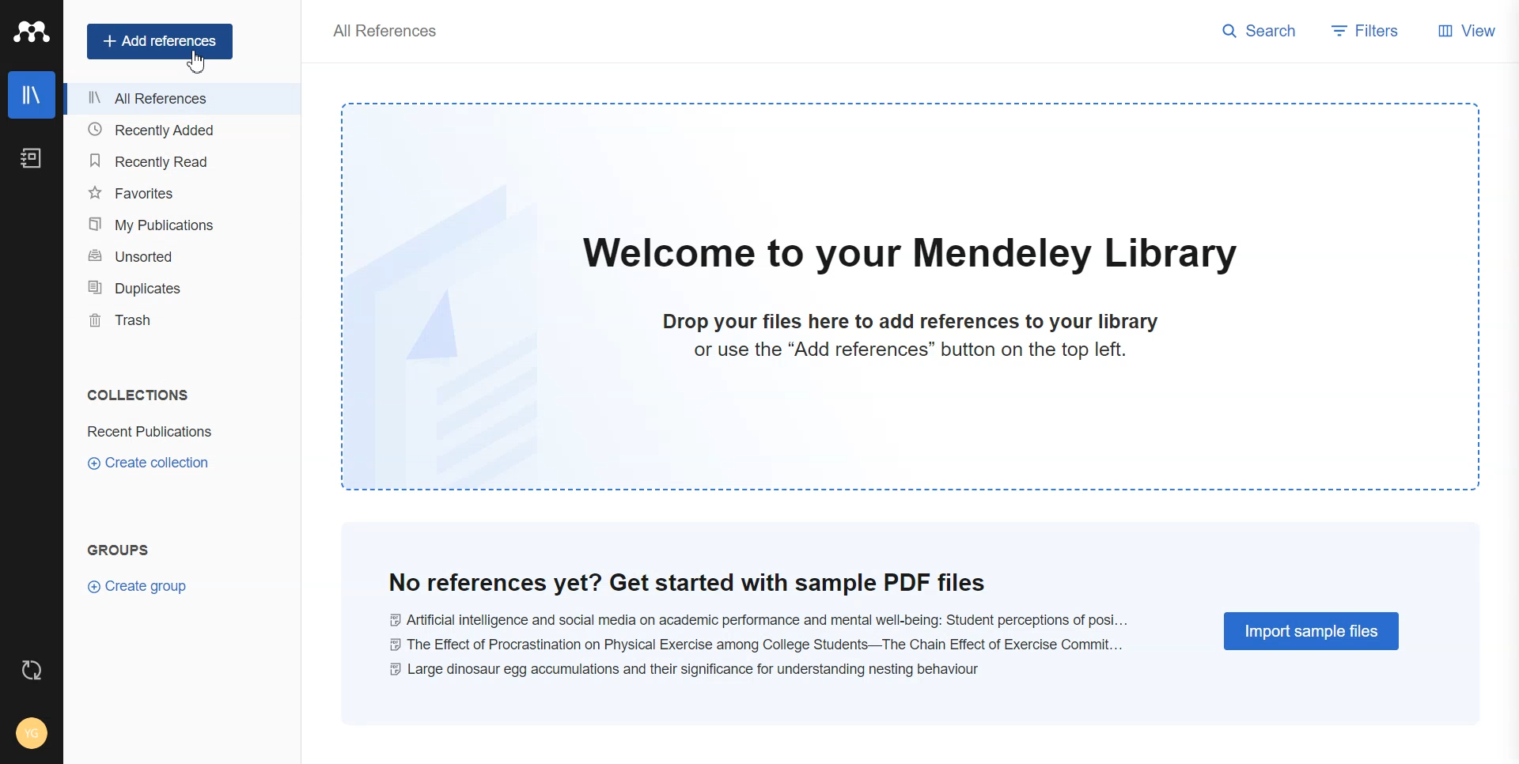  I want to click on Unsorted, so click(177, 256).